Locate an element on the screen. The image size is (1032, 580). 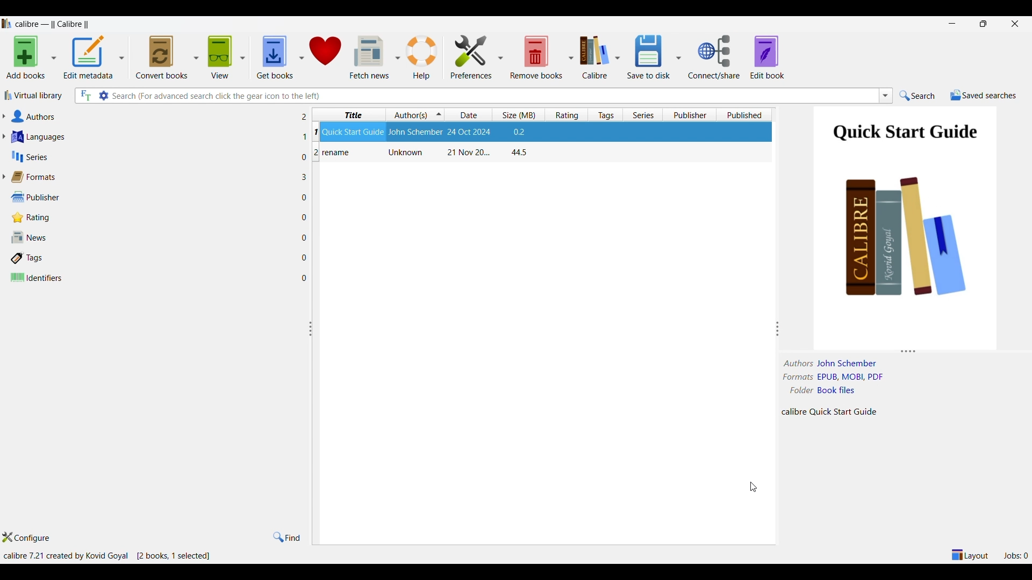
Calibre options is located at coordinates (617, 58).